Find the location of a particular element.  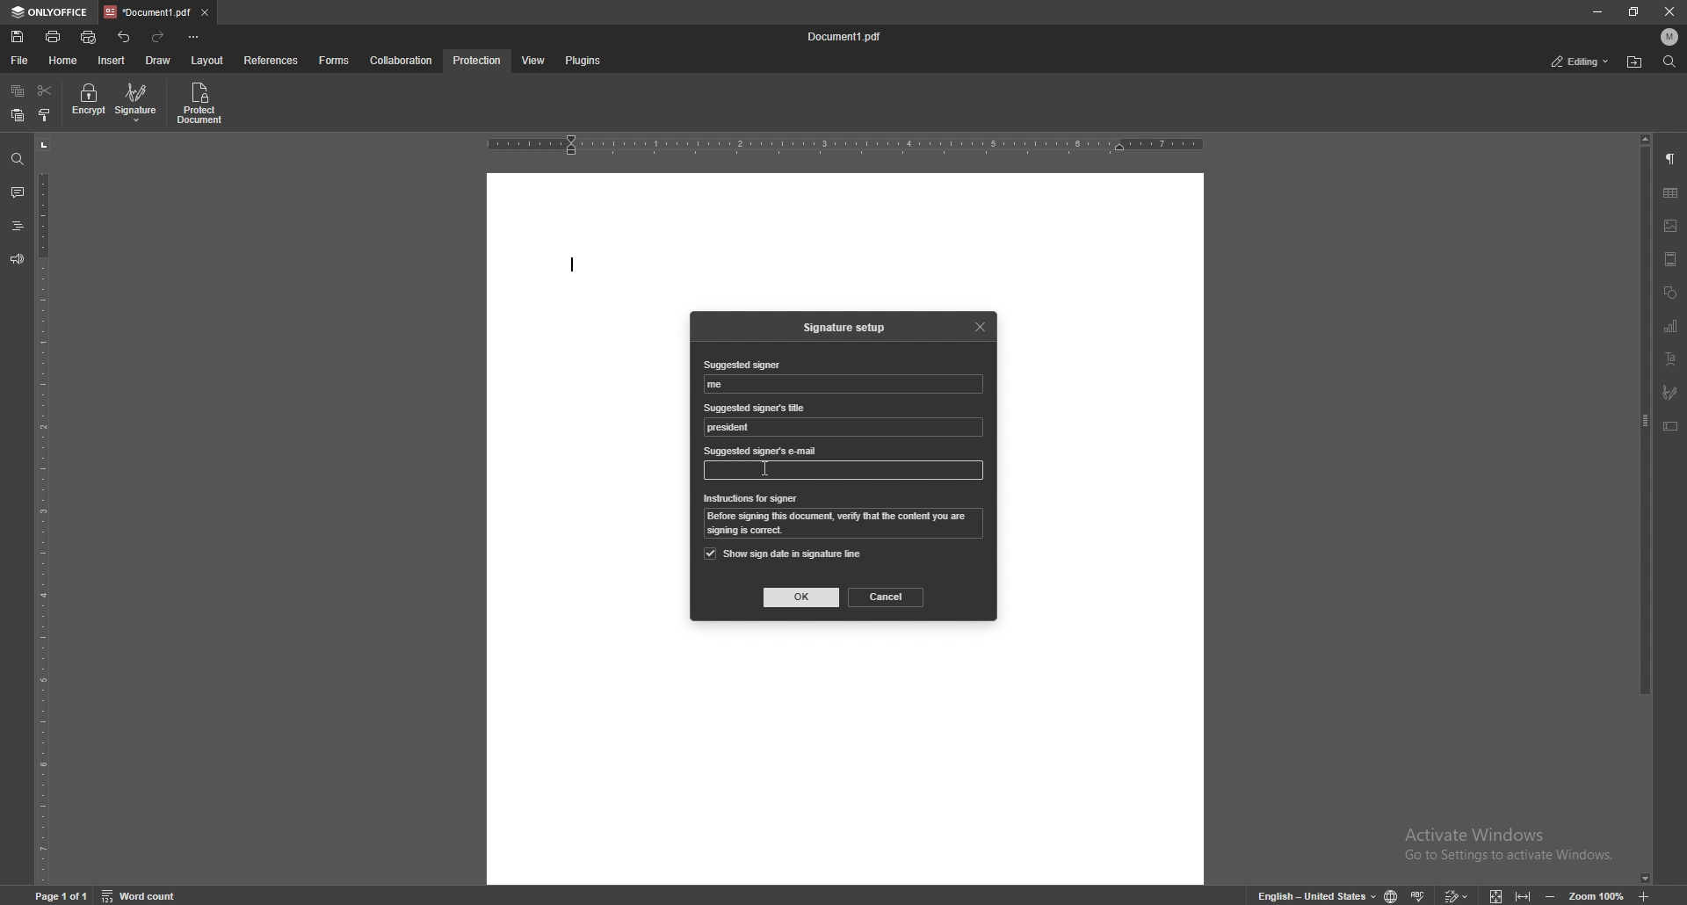

find is located at coordinates (18, 160).